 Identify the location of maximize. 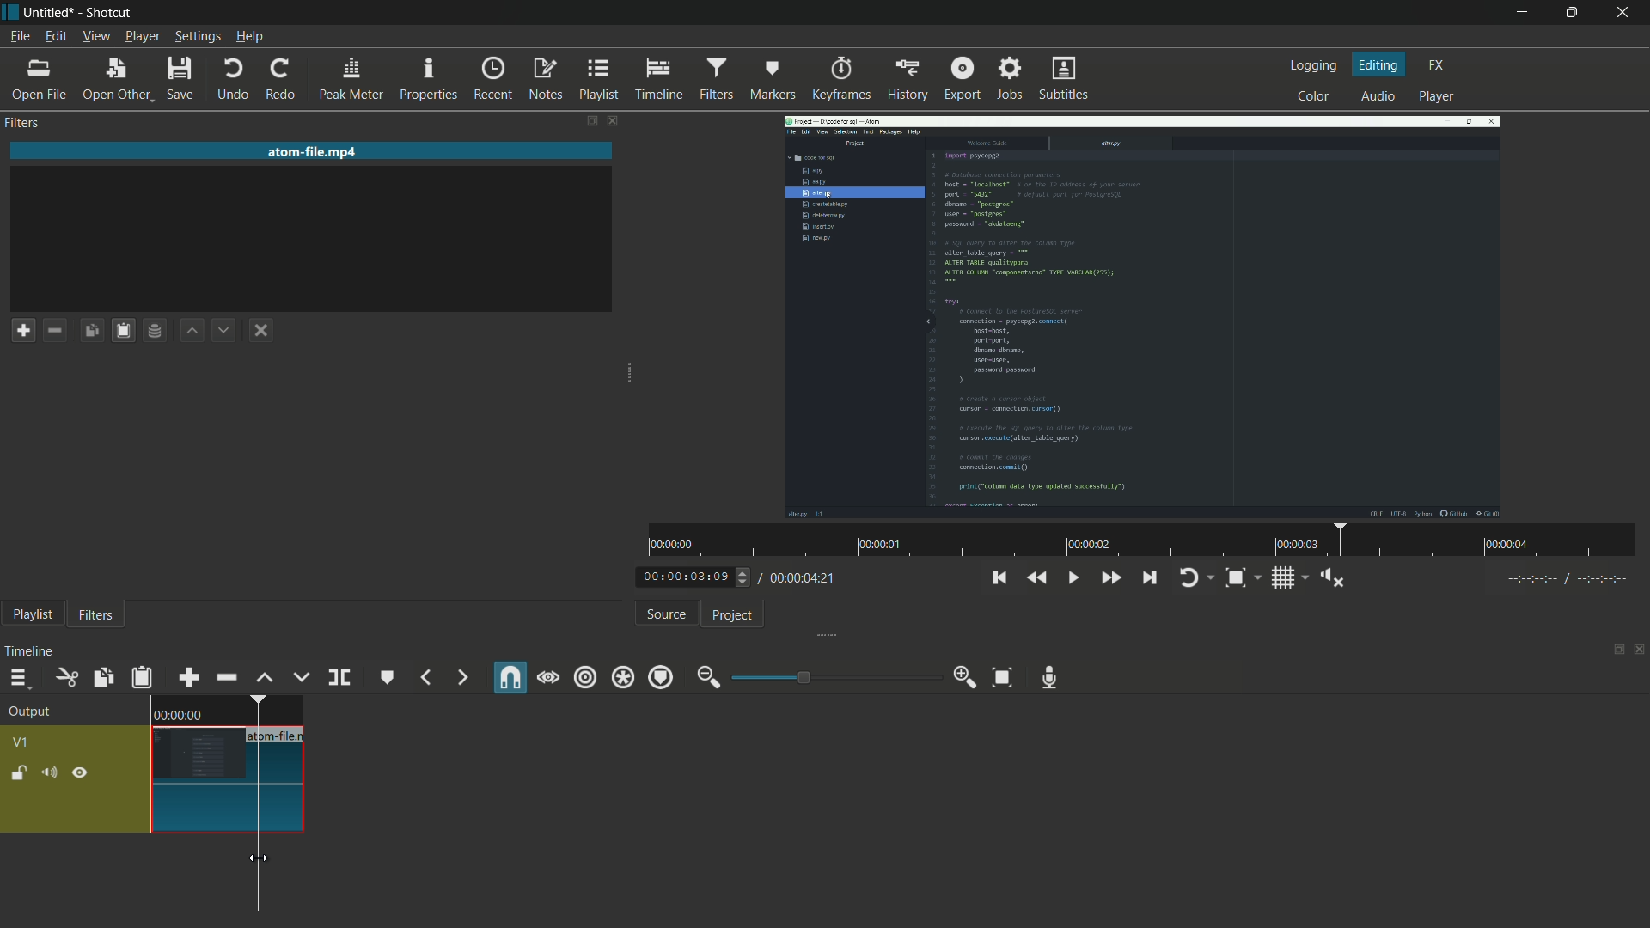
(1574, 13).